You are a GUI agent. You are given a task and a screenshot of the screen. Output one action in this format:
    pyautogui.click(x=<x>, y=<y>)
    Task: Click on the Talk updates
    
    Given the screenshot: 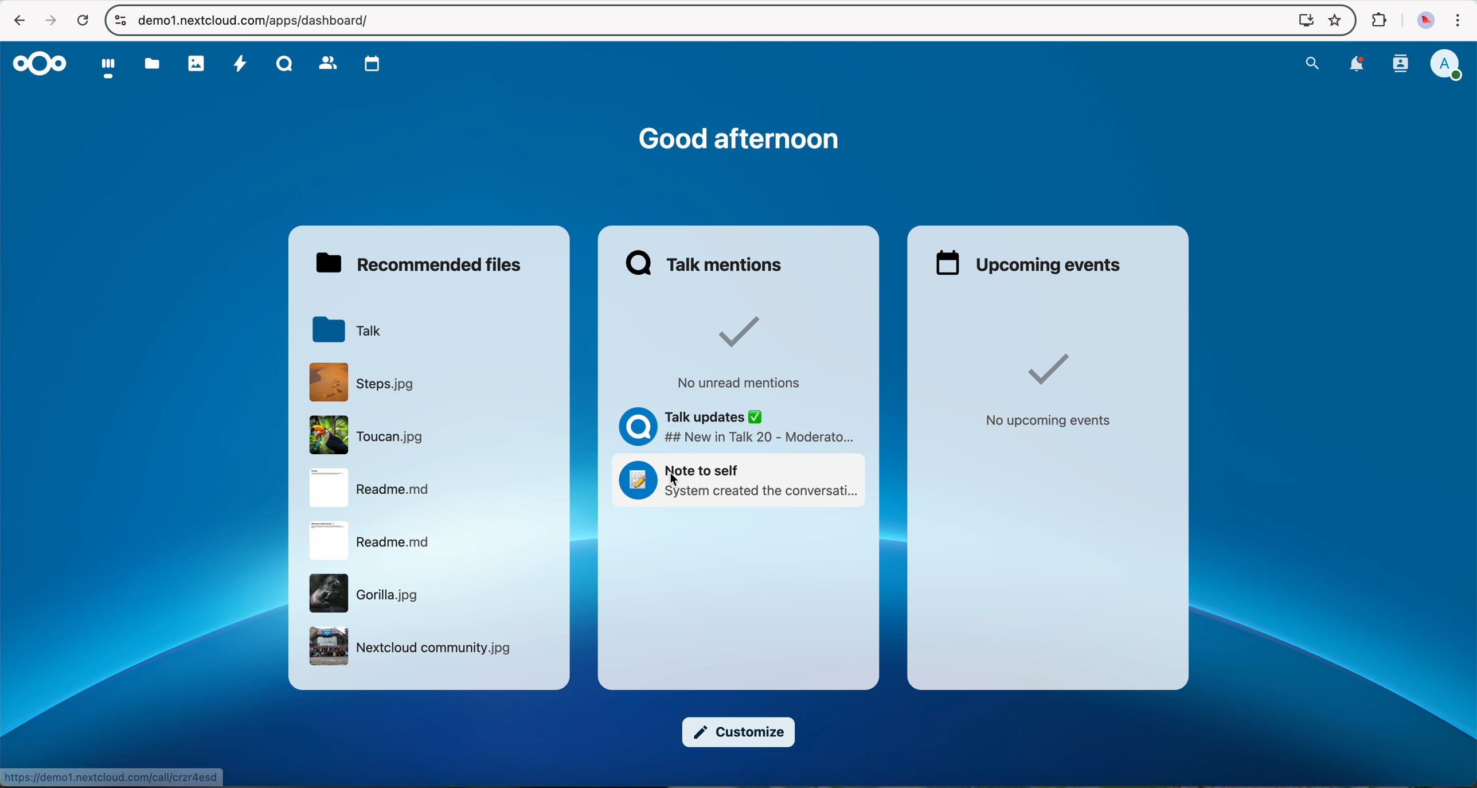 What is the action you would take?
    pyautogui.click(x=733, y=423)
    